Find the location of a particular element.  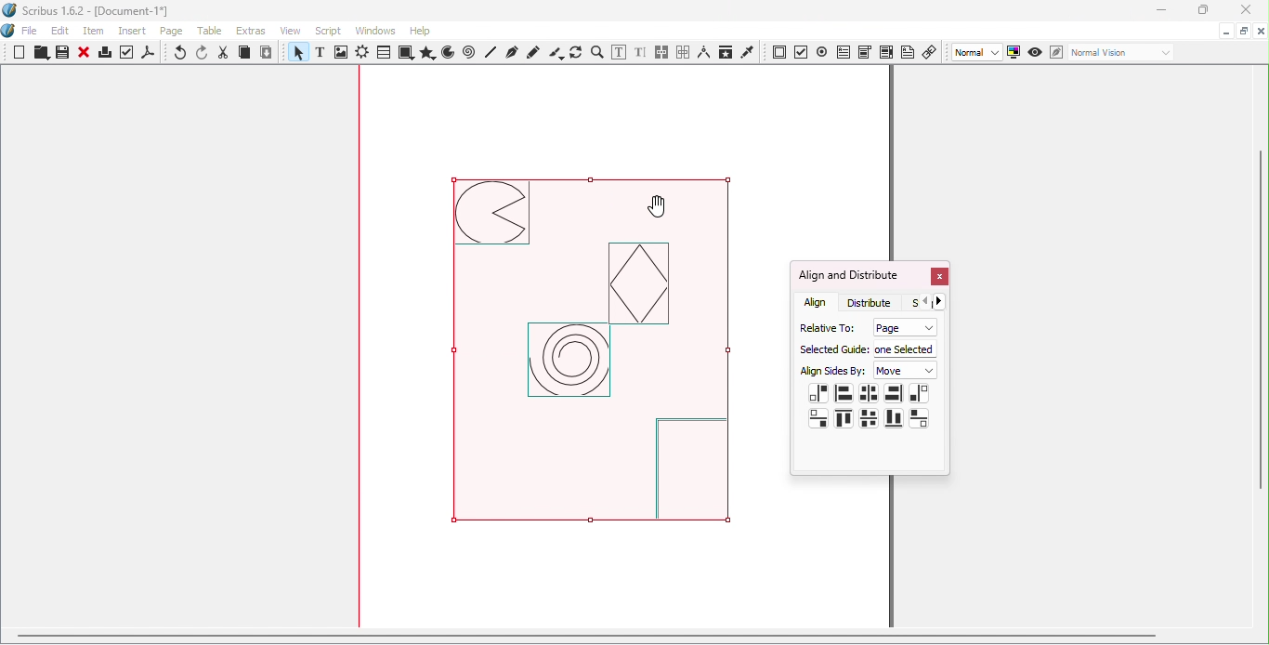

Page is located at coordinates (902, 327).